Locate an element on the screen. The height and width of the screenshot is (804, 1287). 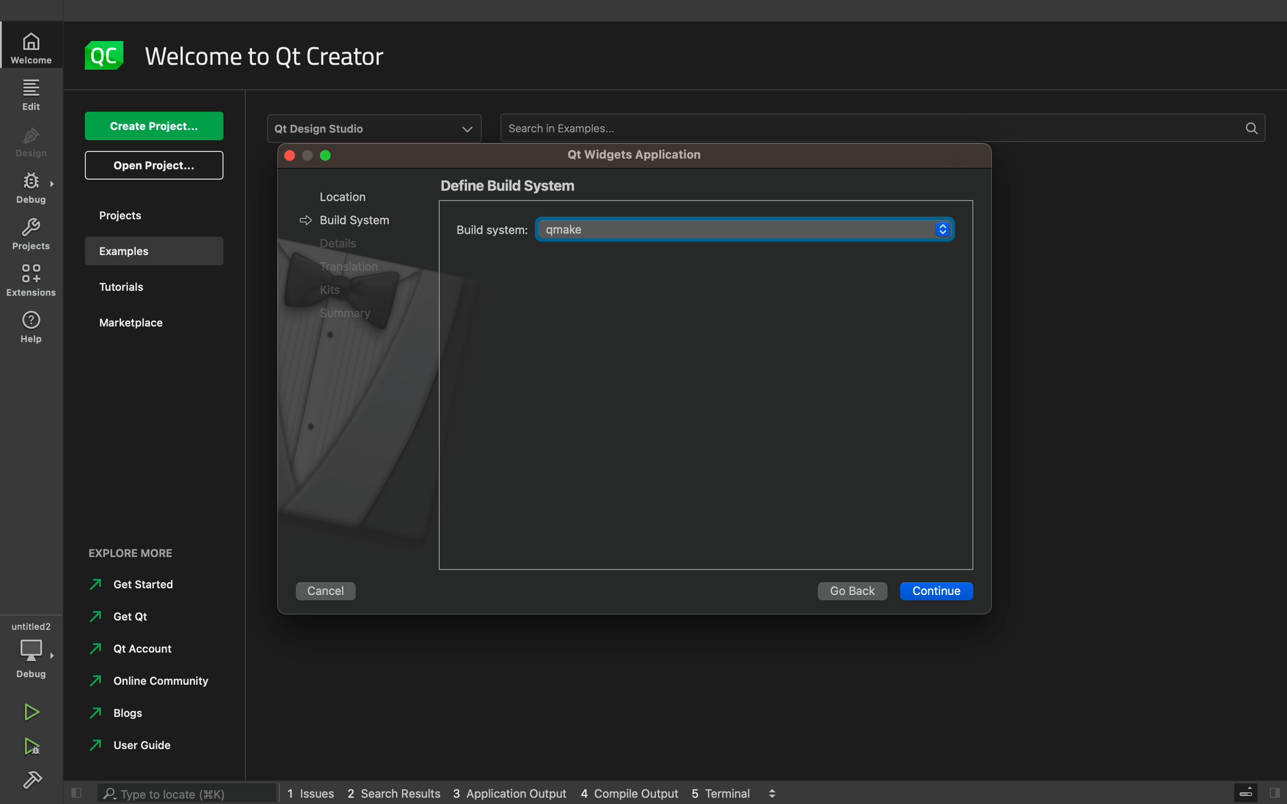
explore more is located at coordinates (137, 554).